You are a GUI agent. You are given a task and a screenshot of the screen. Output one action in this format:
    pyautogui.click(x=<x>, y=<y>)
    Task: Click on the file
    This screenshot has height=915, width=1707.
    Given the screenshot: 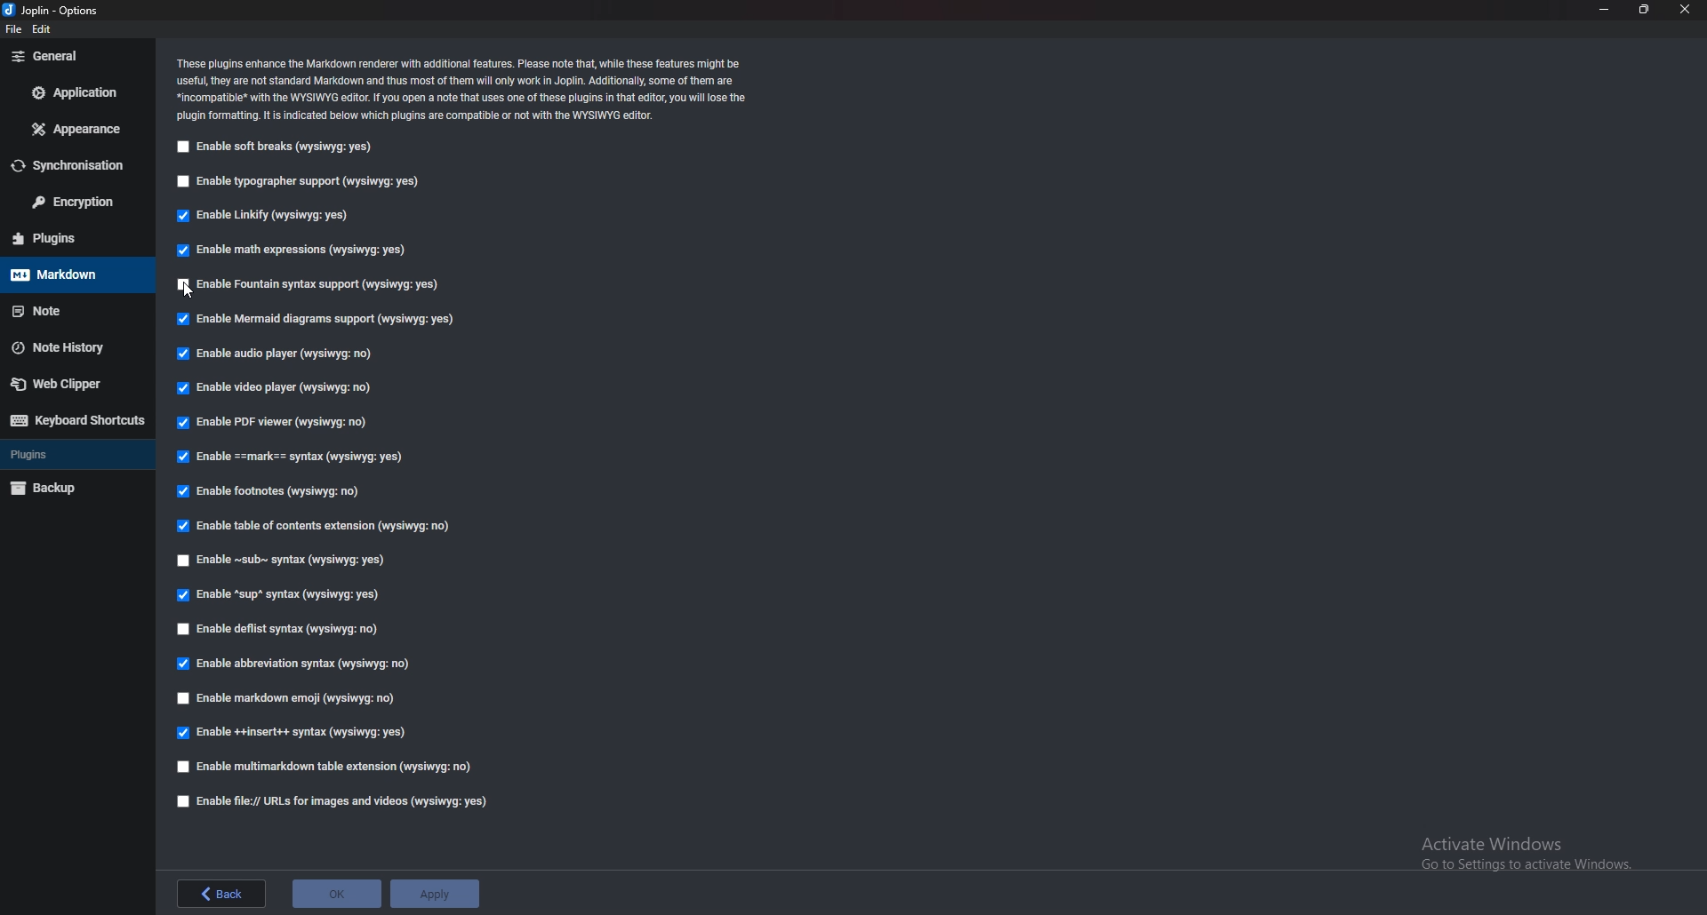 What is the action you would take?
    pyautogui.click(x=15, y=29)
    